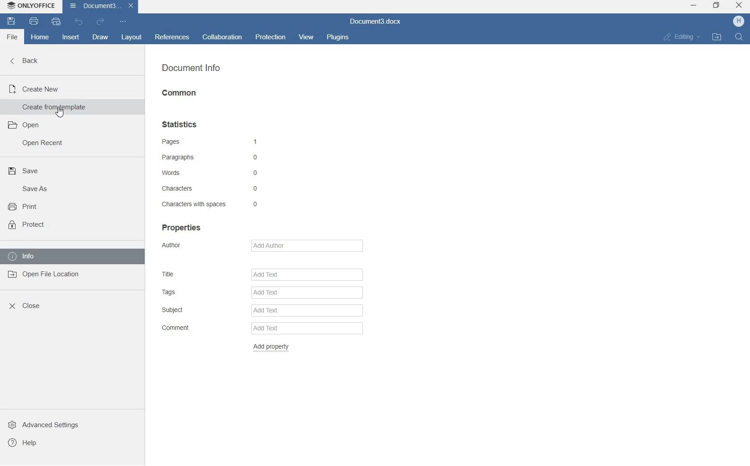 This screenshot has width=750, height=466. Describe the element at coordinates (287, 348) in the screenshot. I see `add property` at that location.